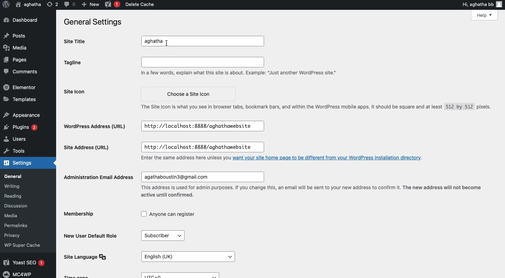 This screenshot has height=278, width=505. What do you see at coordinates (68, 5) in the screenshot?
I see `Comment` at bounding box center [68, 5].